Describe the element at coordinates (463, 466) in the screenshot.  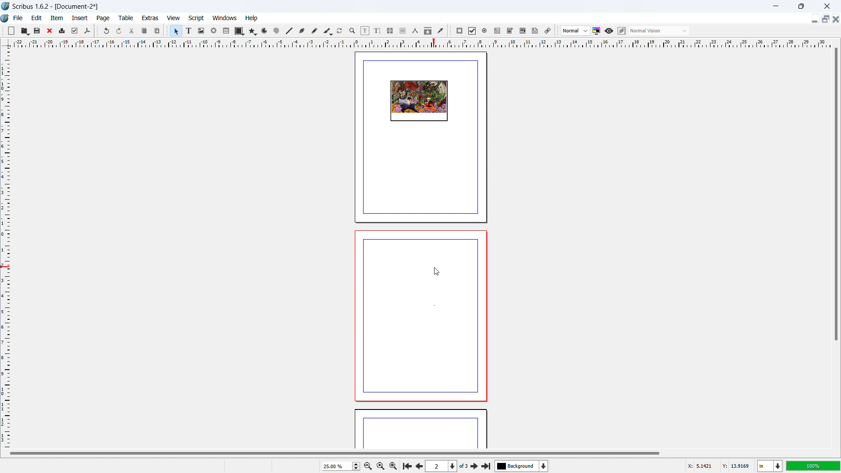
I see `of 3` at that location.